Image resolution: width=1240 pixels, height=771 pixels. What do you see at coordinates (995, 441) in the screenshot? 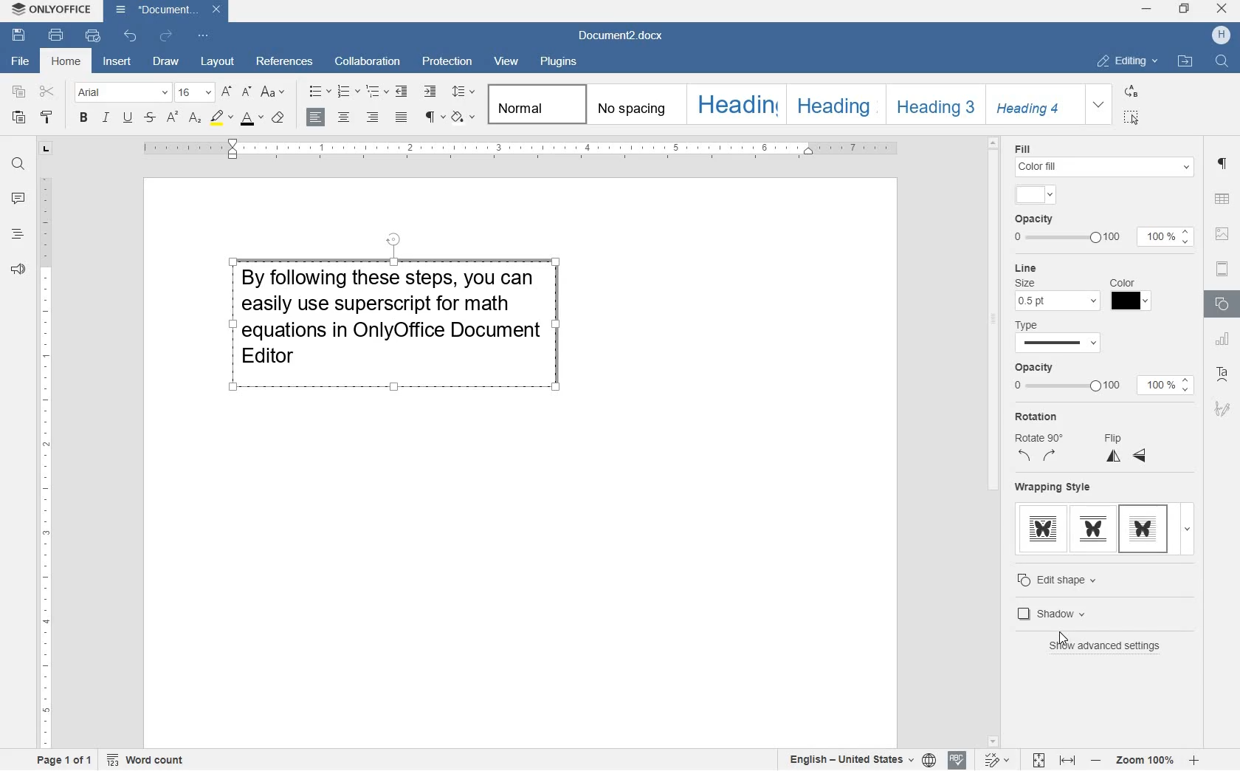
I see `scrollbar` at bounding box center [995, 441].